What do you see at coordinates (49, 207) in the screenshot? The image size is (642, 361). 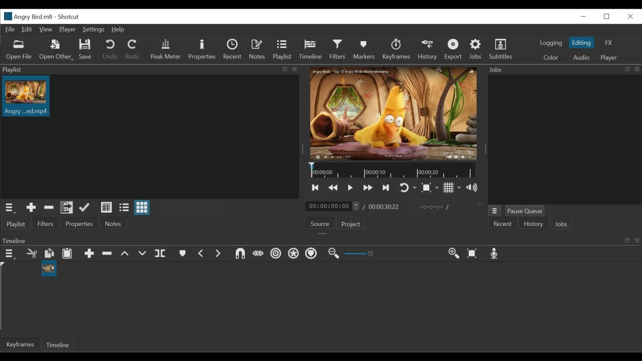 I see `Remove Cut` at bounding box center [49, 207].